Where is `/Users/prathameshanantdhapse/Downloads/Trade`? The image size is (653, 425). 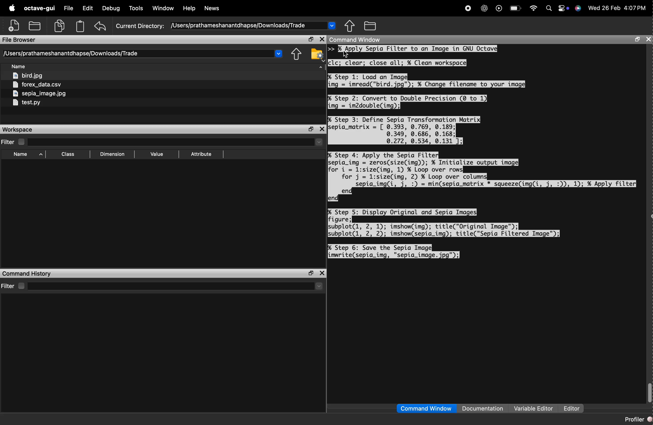
/Users/prathameshanantdhapse/Downloads/Trade is located at coordinates (239, 26).